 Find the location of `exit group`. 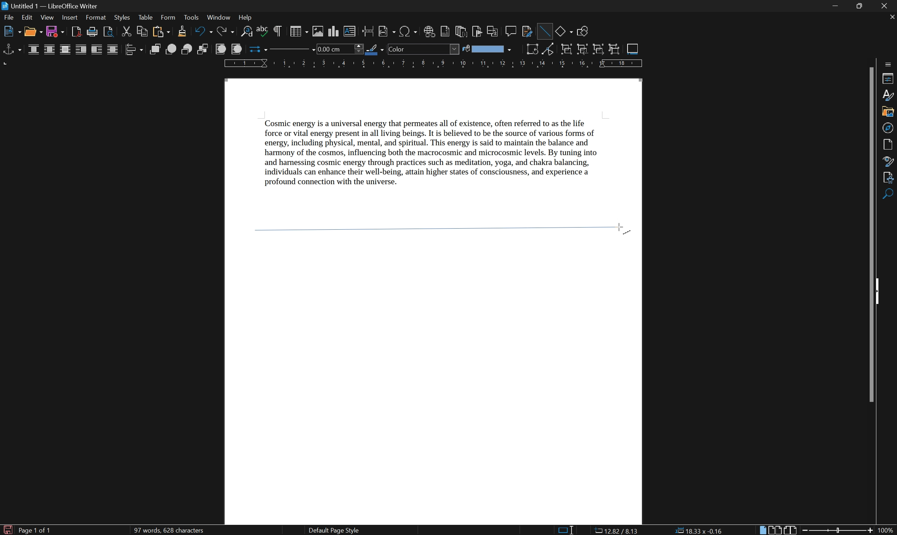

exit group is located at coordinates (599, 50).